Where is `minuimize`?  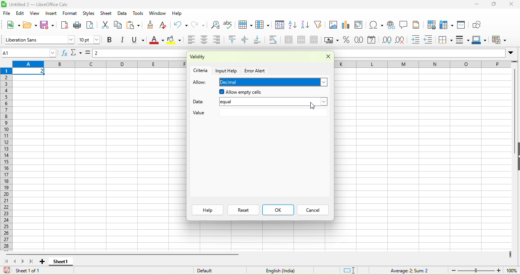
minuimize is located at coordinates (476, 5).